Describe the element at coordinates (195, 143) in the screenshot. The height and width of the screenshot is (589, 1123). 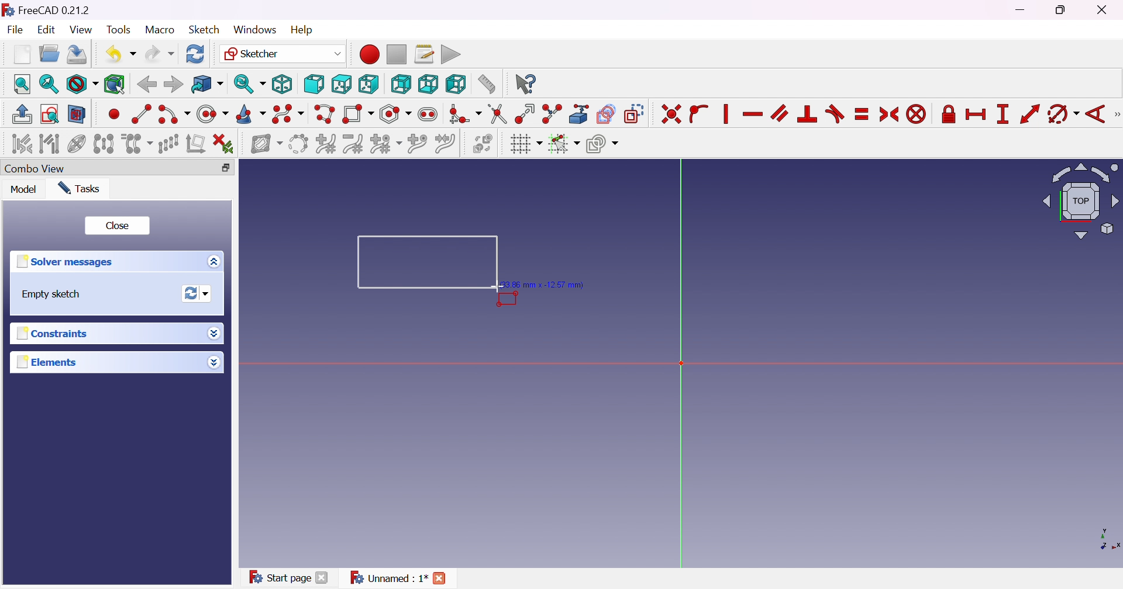
I see `Remove axis alignment` at that location.